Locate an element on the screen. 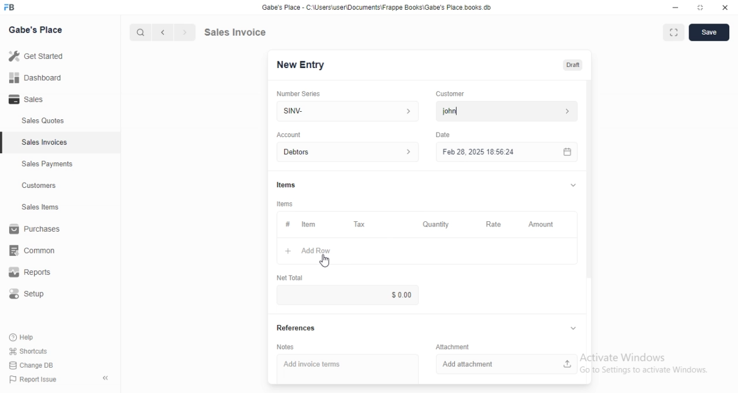 This screenshot has width=738, height=393. Sales Items is located at coordinates (35, 207).